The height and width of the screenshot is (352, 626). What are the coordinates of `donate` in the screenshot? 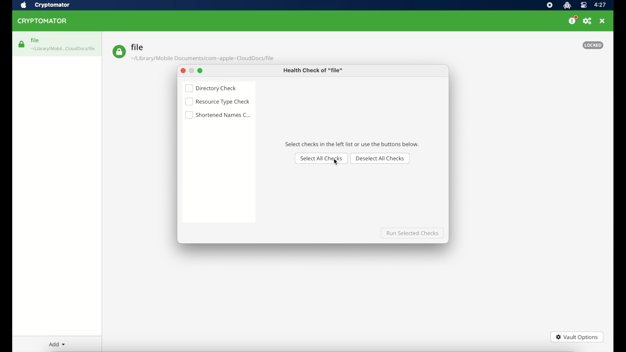 It's located at (573, 20).